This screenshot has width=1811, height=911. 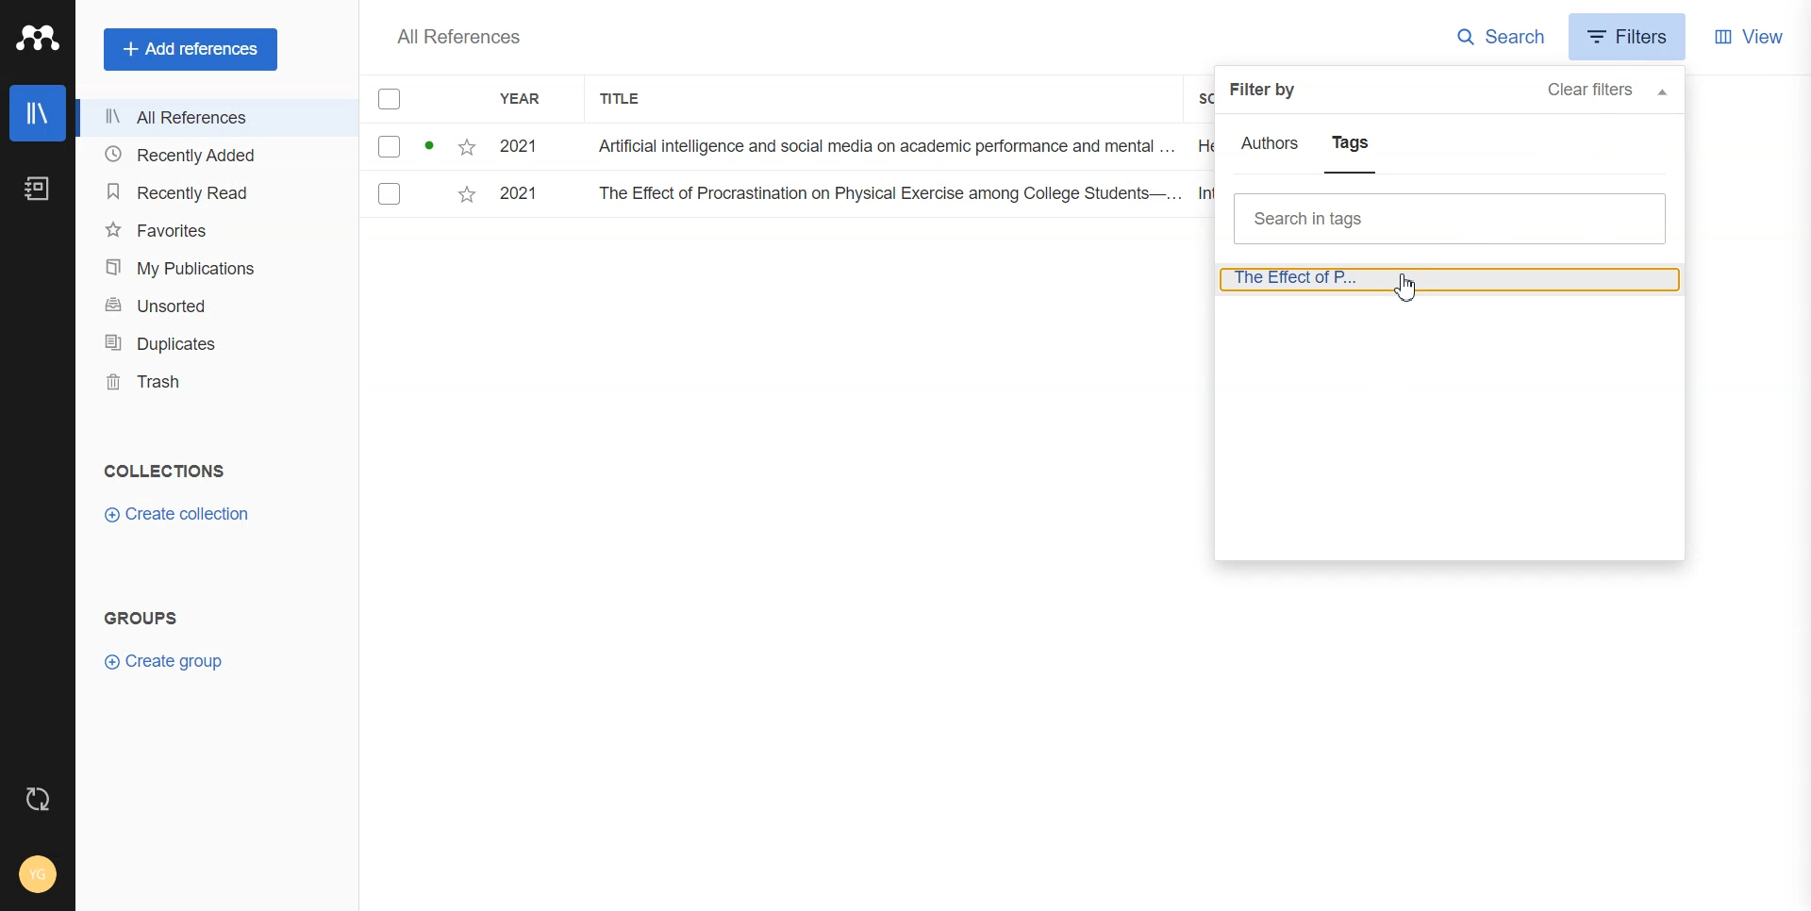 What do you see at coordinates (178, 513) in the screenshot?
I see `Create collection` at bounding box center [178, 513].